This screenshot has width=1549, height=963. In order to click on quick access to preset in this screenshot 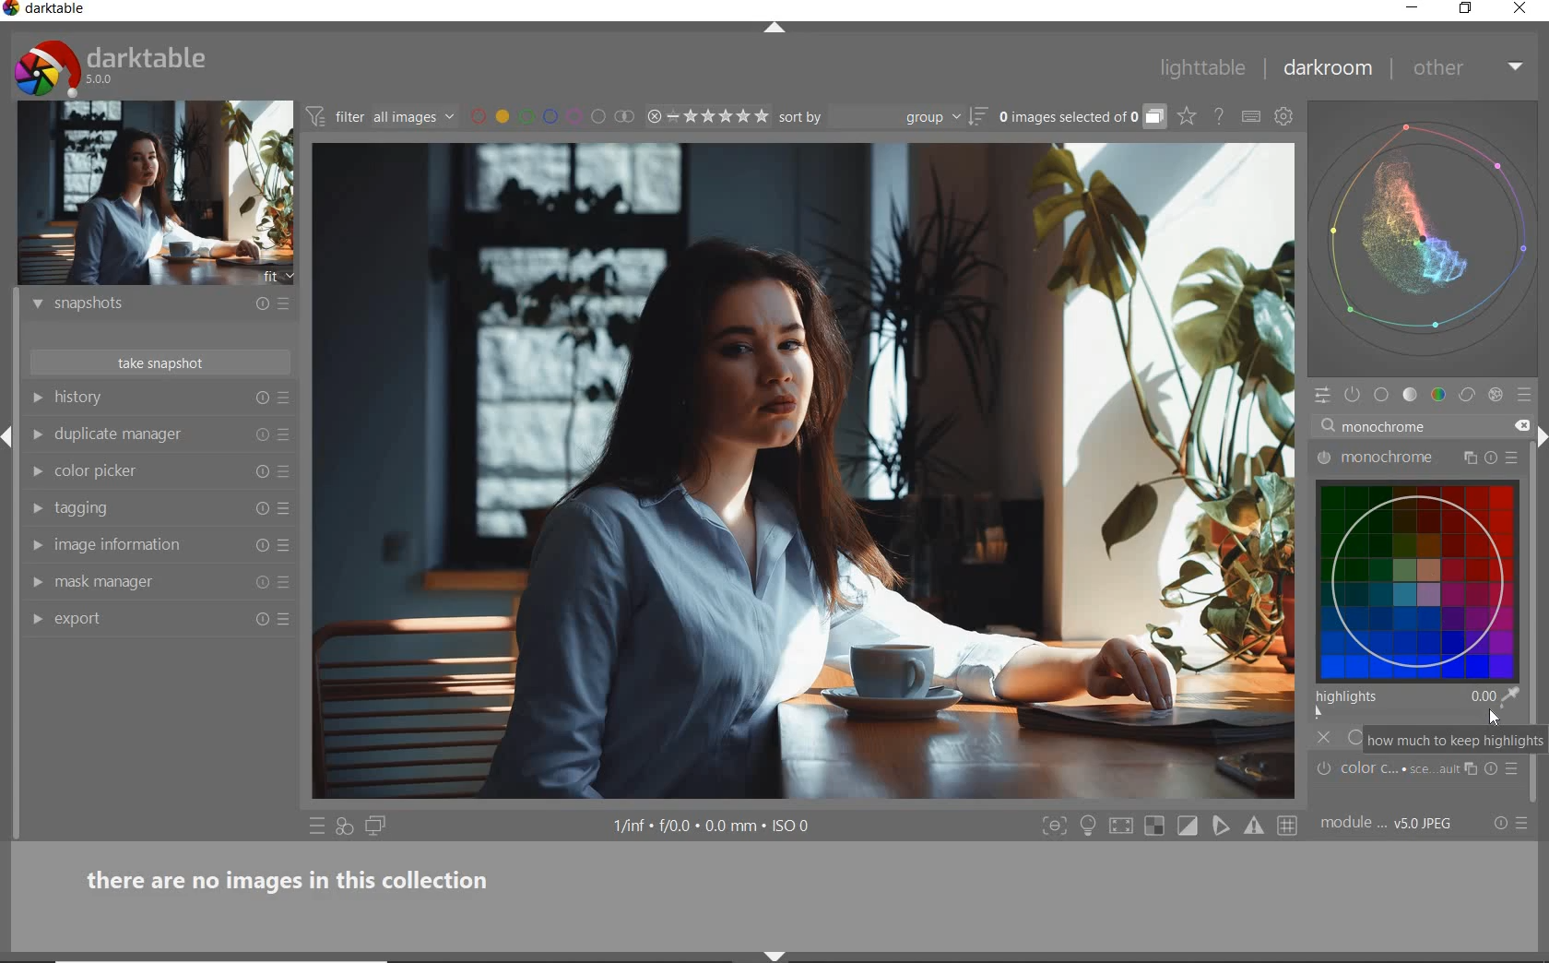, I will do `click(317, 826)`.